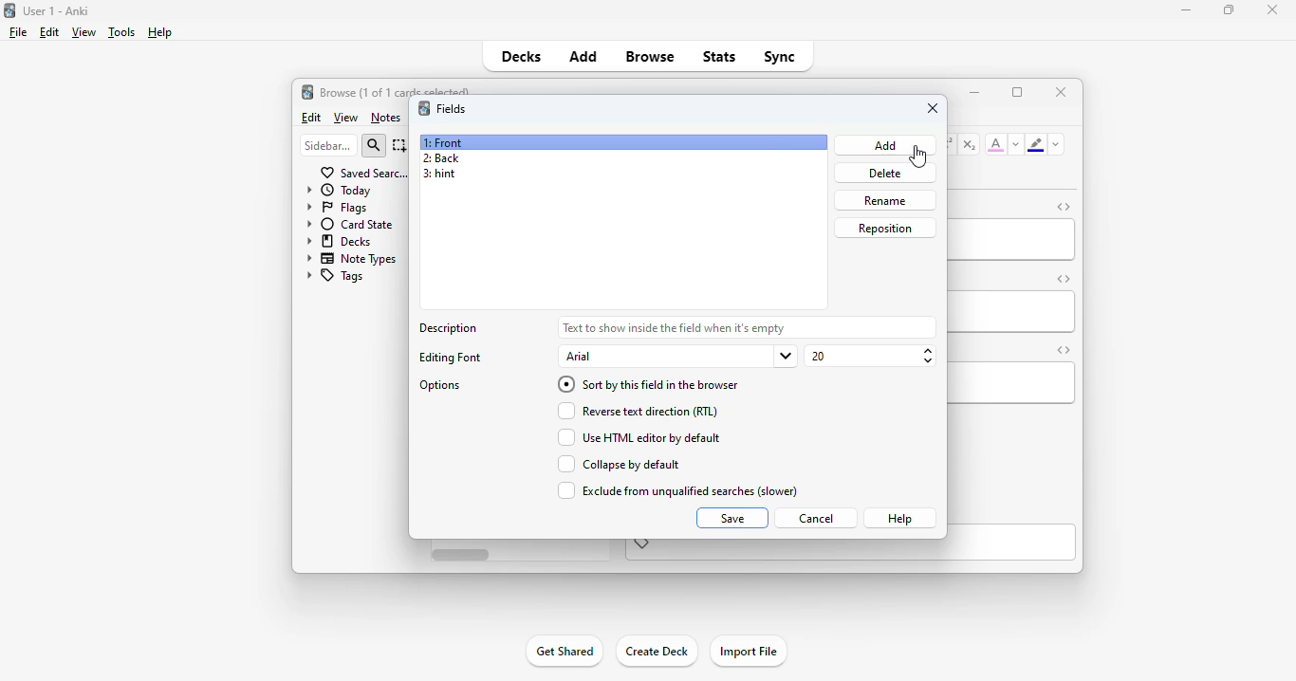 The height and width of the screenshot is (681, 1296). I want to click on view, so click(83, 31).